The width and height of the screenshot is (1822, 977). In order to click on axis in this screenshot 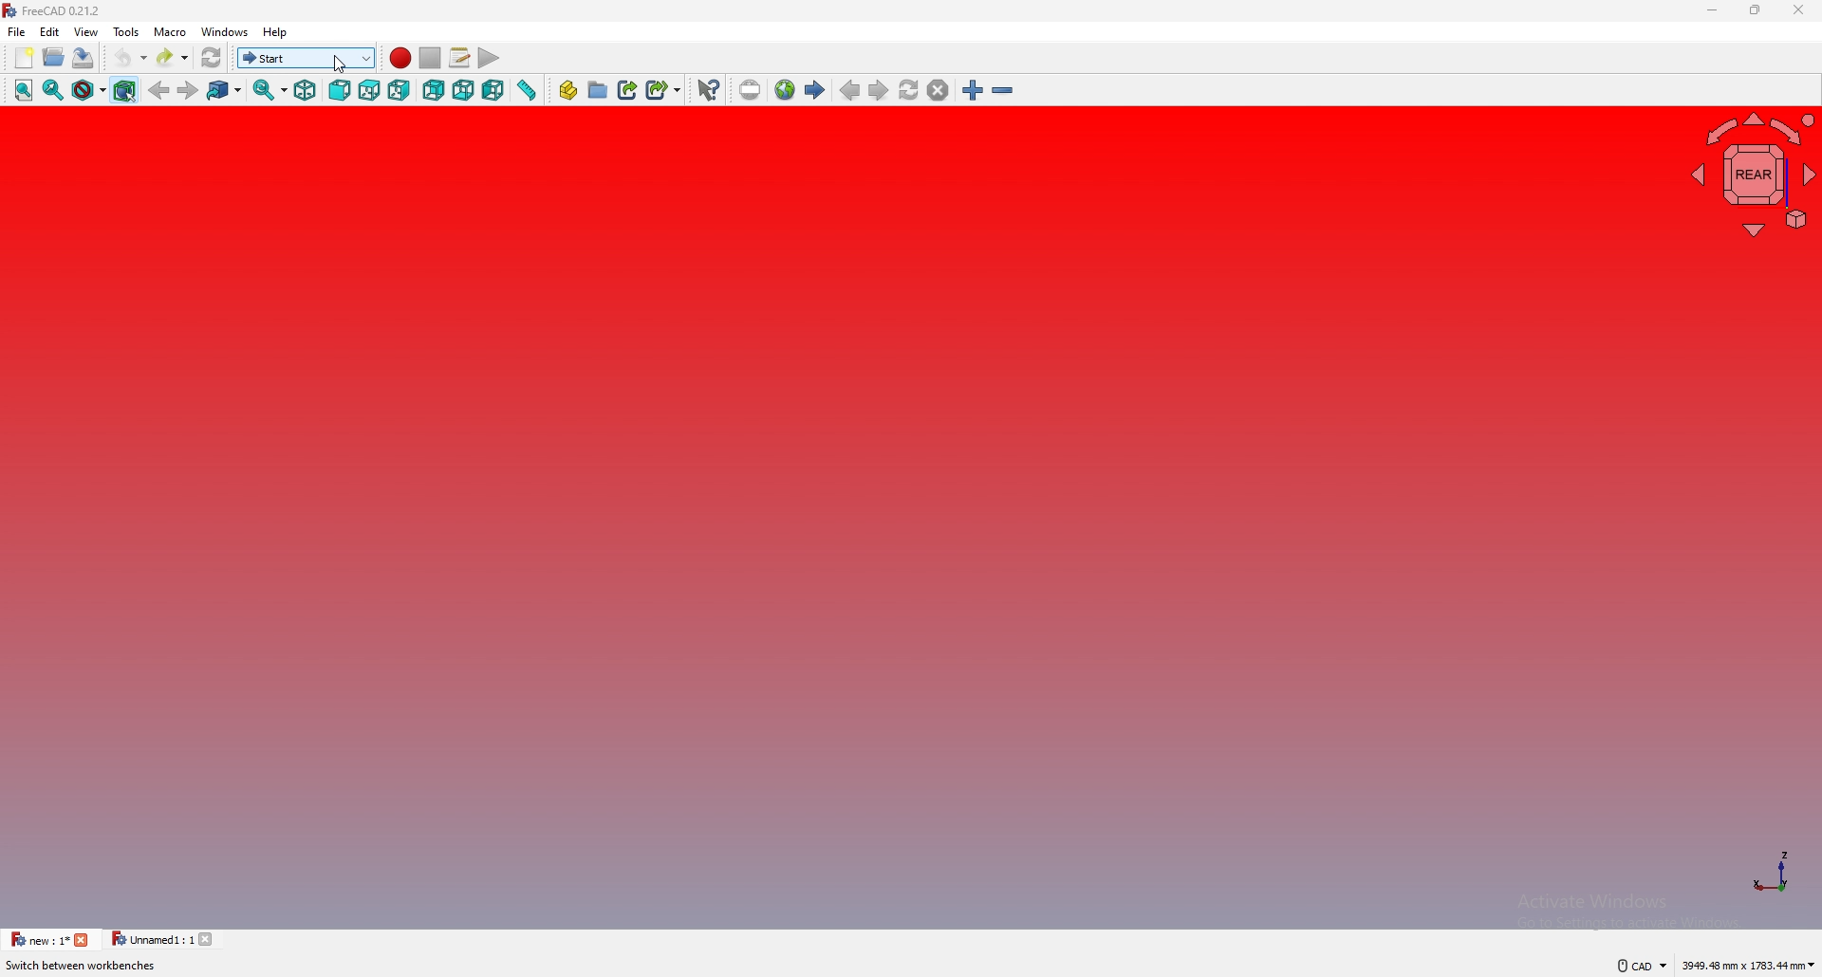, I will do `click(1775, 870)`.